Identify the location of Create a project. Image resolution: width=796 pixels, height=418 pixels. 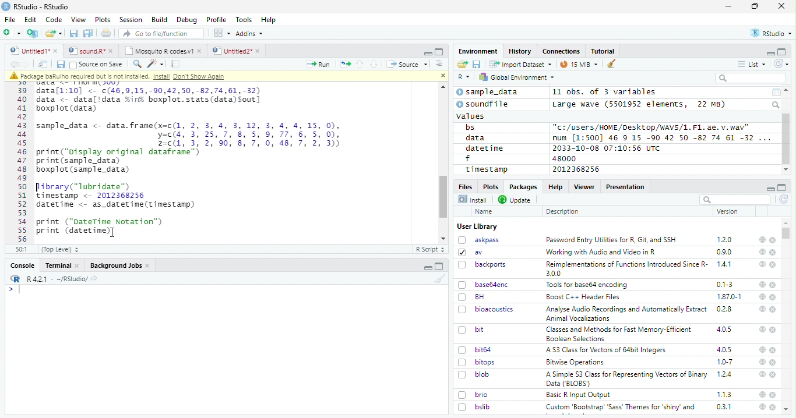
(33, 33).